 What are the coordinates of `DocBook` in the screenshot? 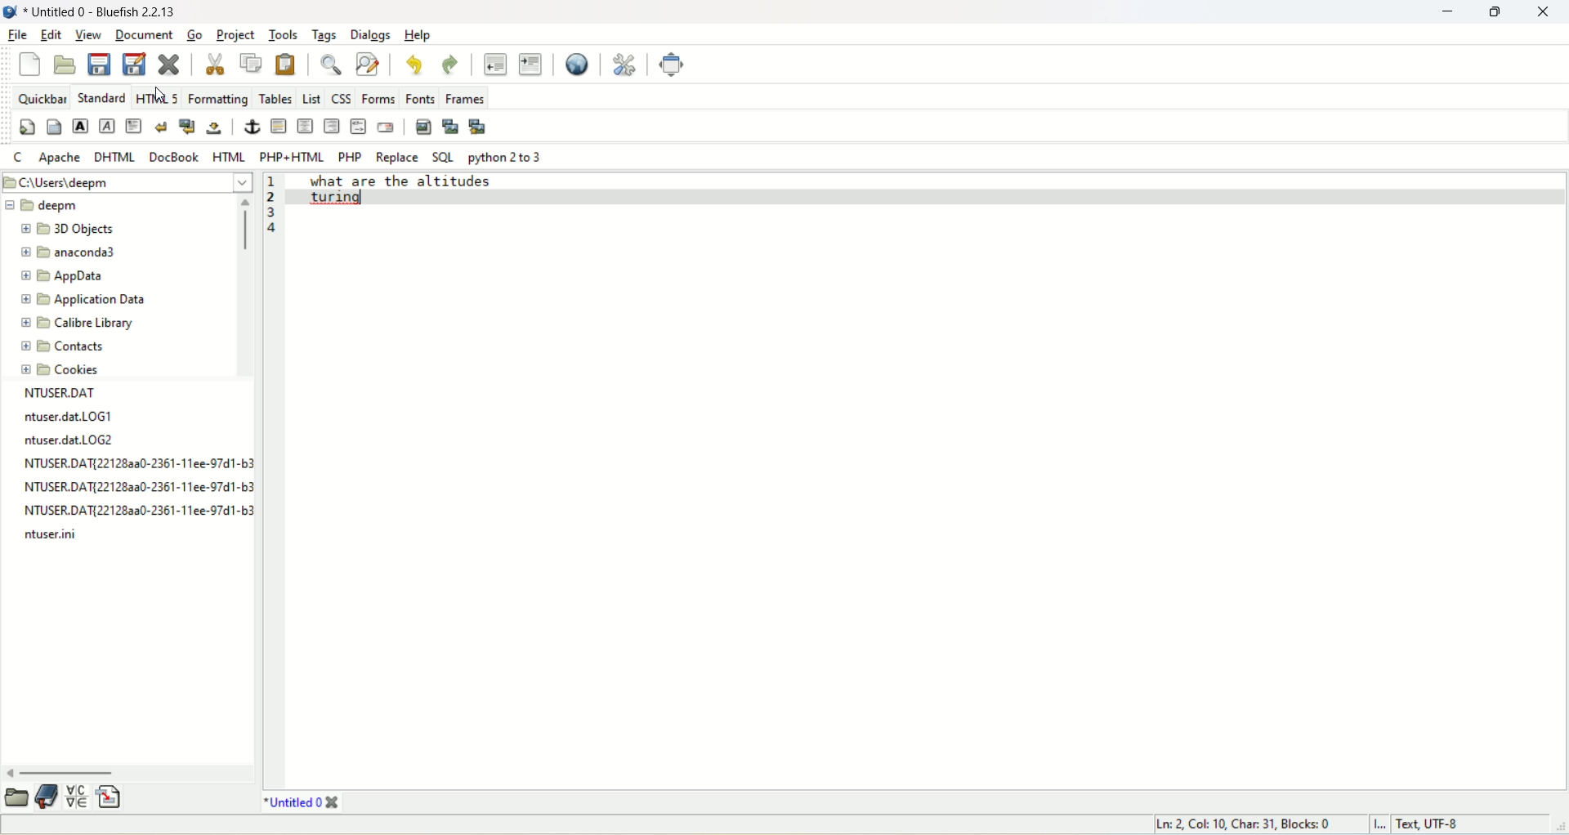 It's located at (174, 159).